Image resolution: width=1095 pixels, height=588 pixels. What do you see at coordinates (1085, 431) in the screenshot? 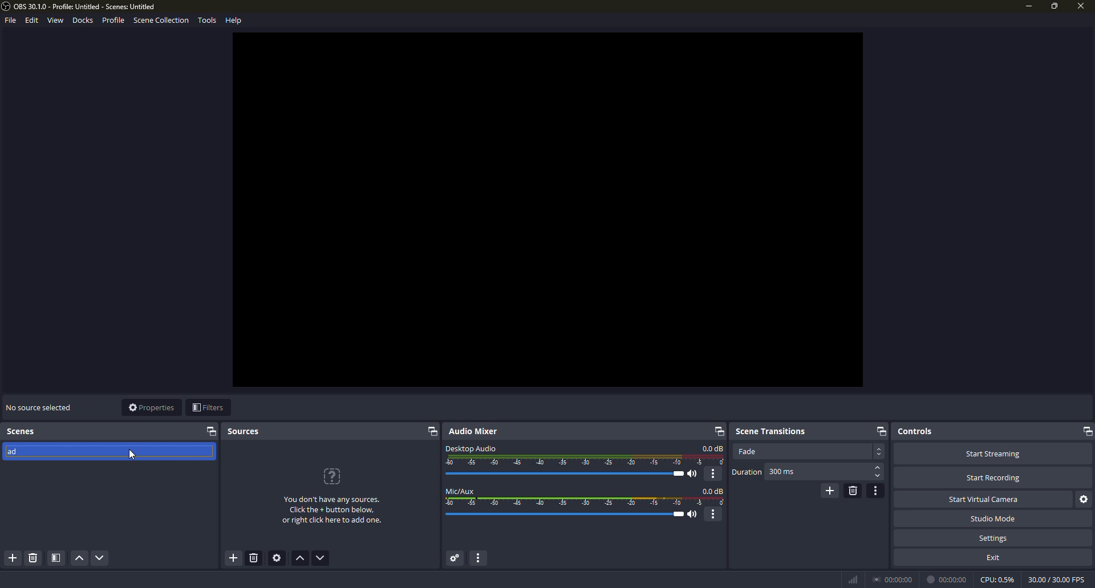
I see `expand` at bounding box center [1085, 431].